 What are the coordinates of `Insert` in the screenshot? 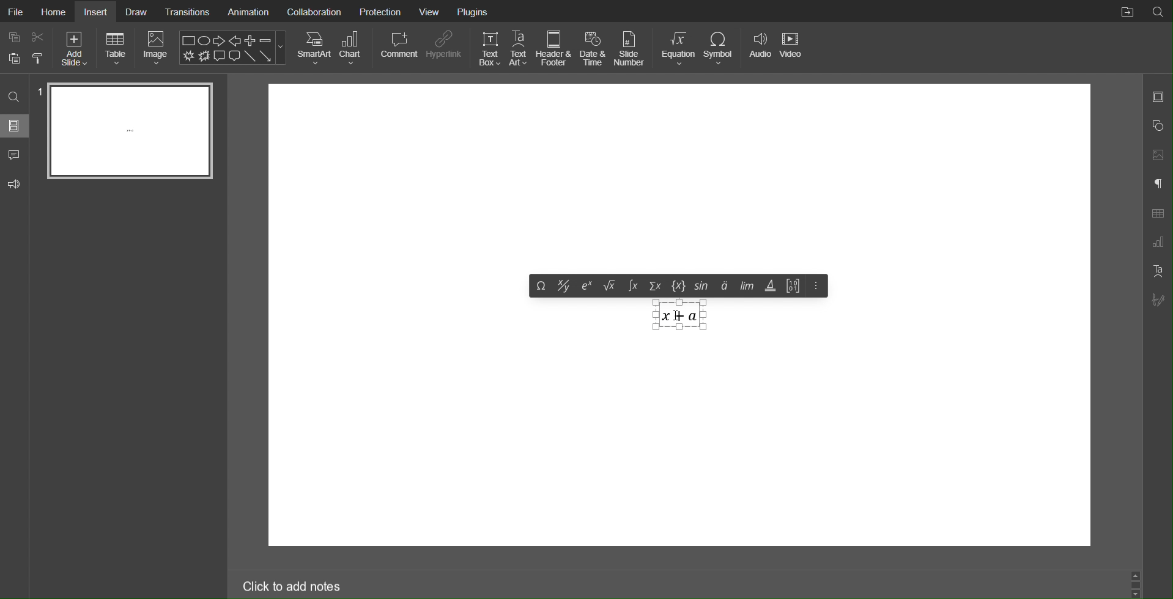 It's located at (97, 11).